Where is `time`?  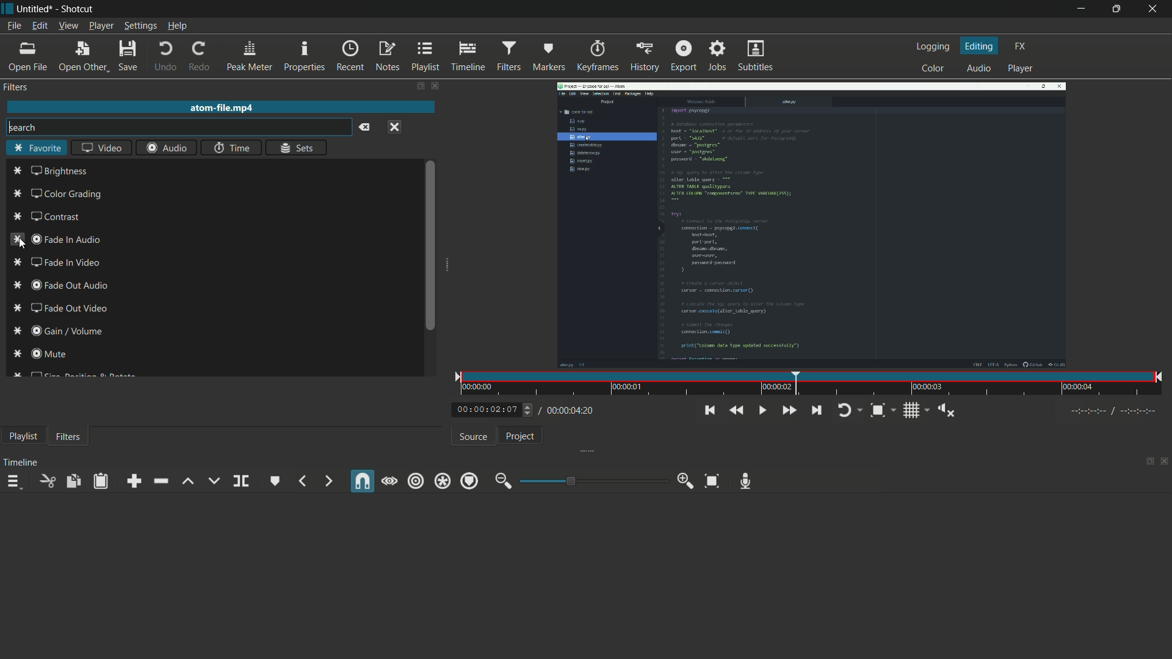
time is located at coordinates (814, 384).